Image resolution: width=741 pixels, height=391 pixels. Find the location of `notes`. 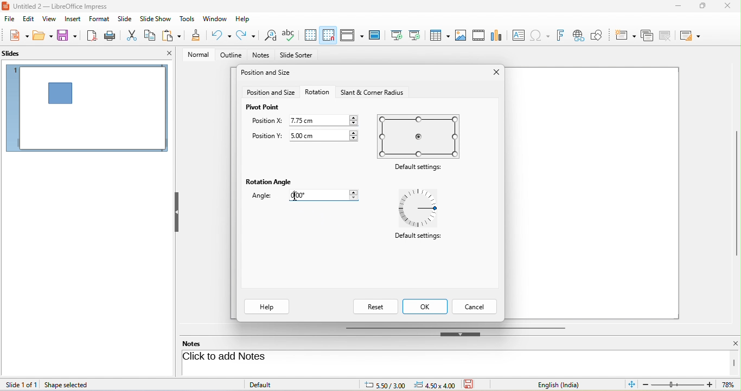

notes is located at coordinates (199, 343).